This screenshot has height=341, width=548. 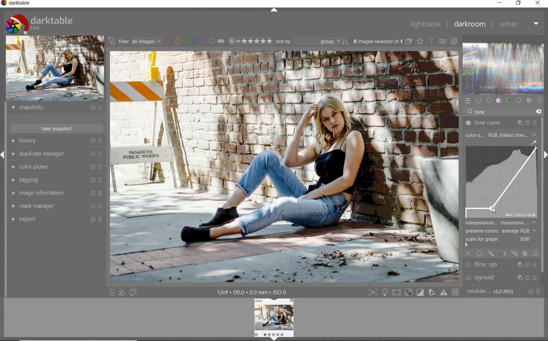 What do you see at coordinates (470, 24) in the screenshot?
I see `darkroom` at bounding box center [470, 24].